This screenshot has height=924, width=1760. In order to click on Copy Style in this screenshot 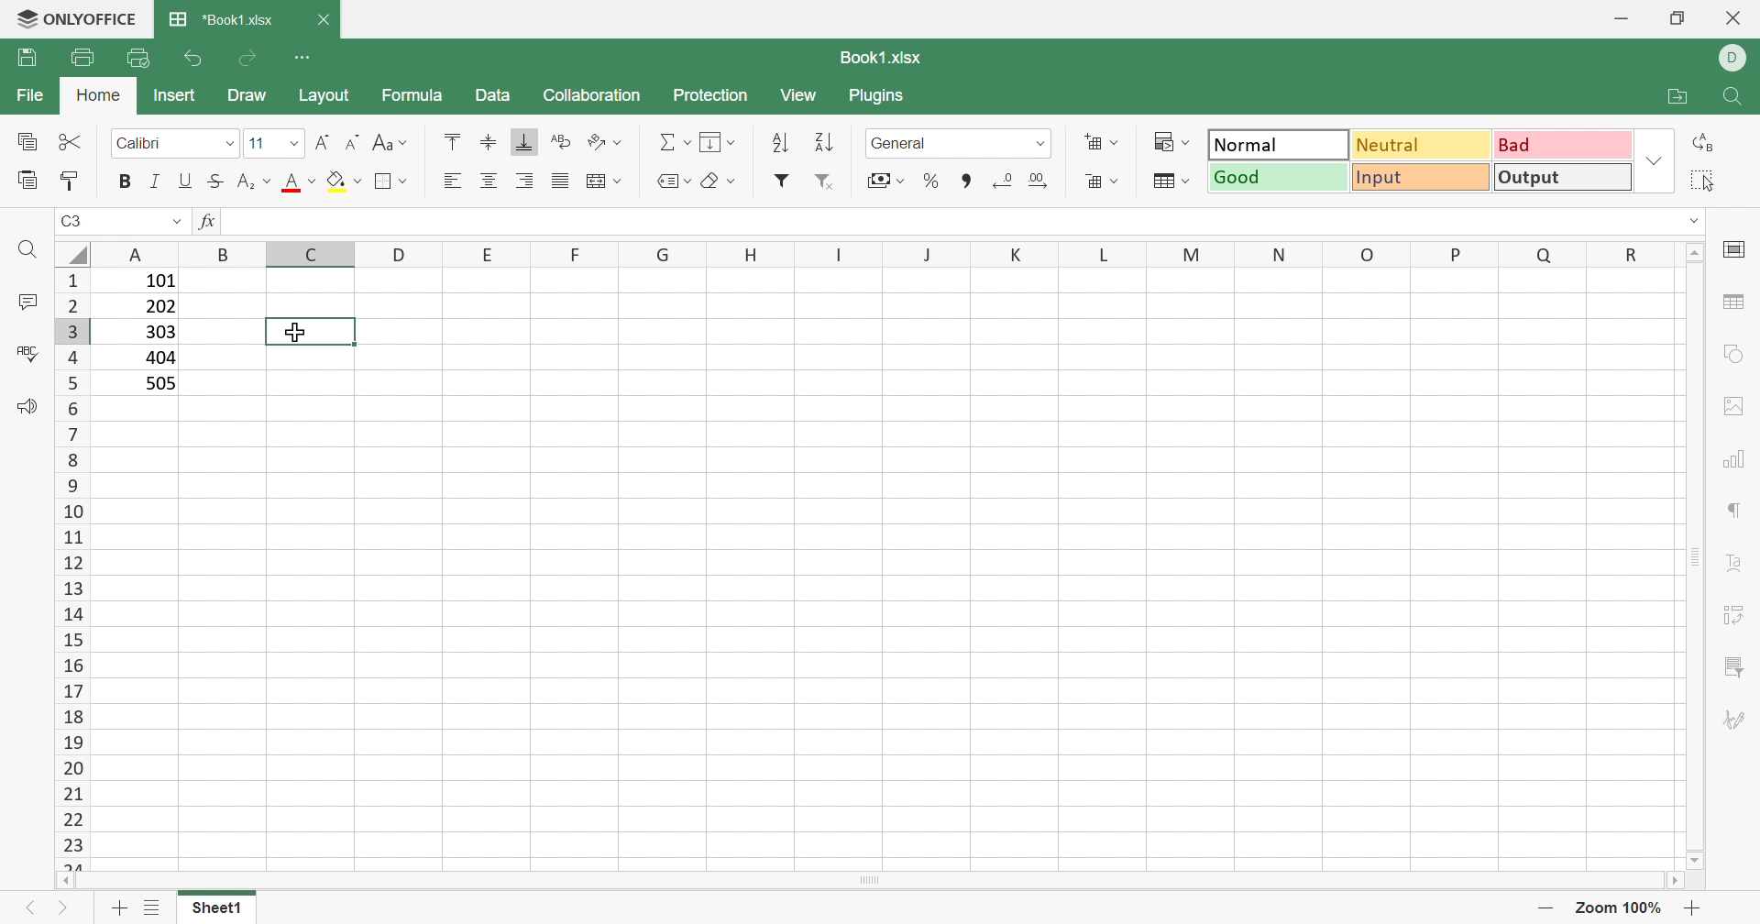, I will do `click(73, 179)`.